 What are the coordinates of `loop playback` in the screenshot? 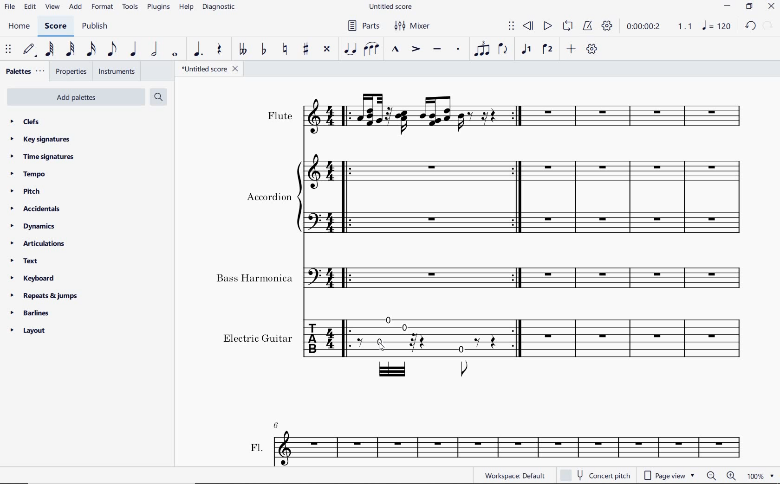 It's located at (567, 26).